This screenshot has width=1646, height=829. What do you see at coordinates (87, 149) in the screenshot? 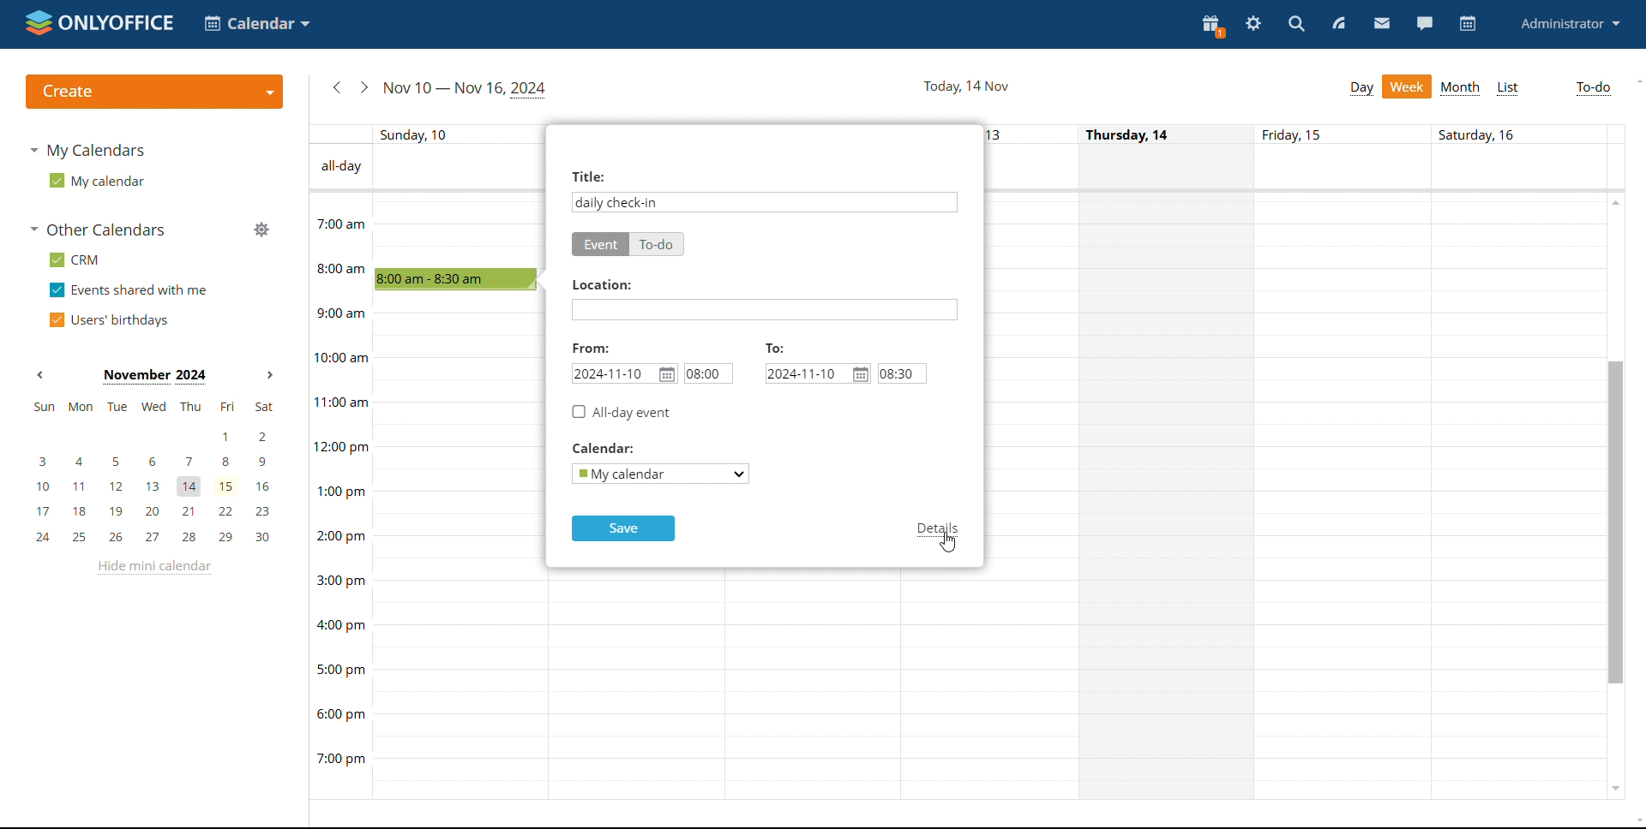
I see `my calendars` at bounding box center [87, 149].